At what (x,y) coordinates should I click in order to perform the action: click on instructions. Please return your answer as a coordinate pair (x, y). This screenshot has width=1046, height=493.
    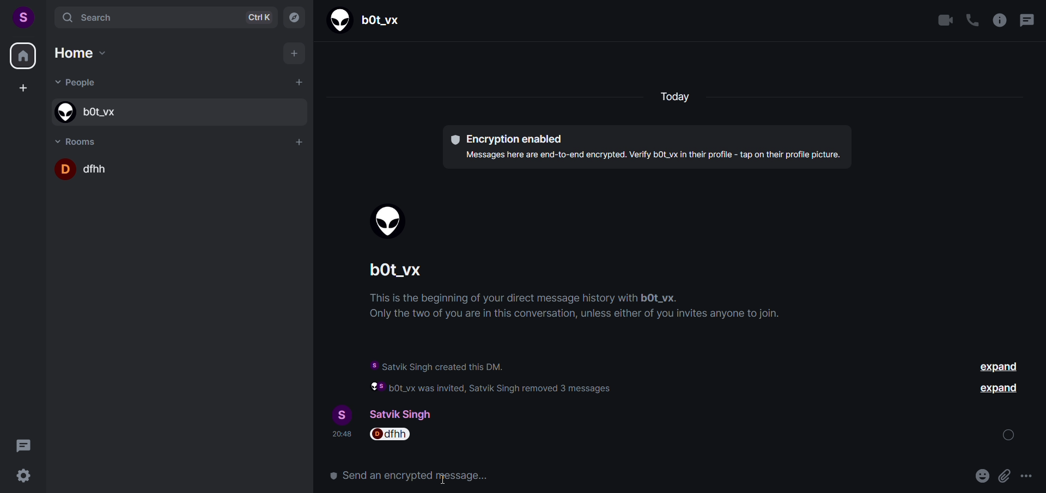
    Looking at the image, I should click on (580, 308).